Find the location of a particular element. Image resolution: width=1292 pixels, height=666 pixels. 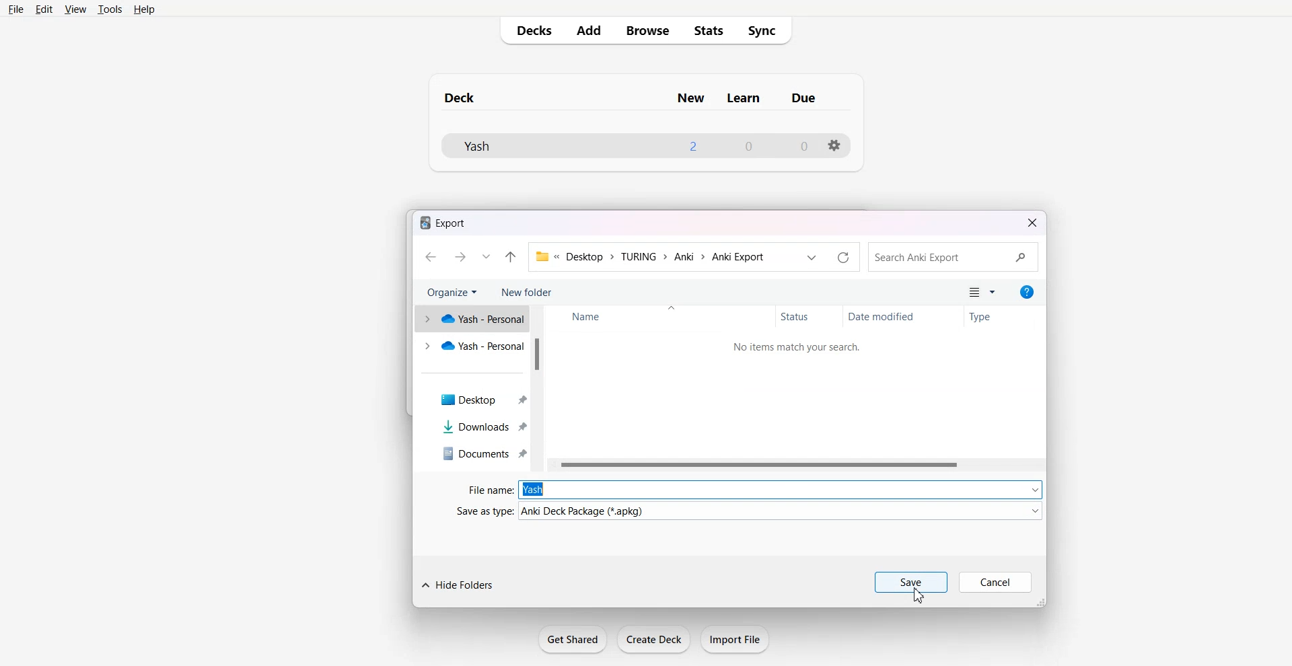

Type is located at coordinates (994, 316).